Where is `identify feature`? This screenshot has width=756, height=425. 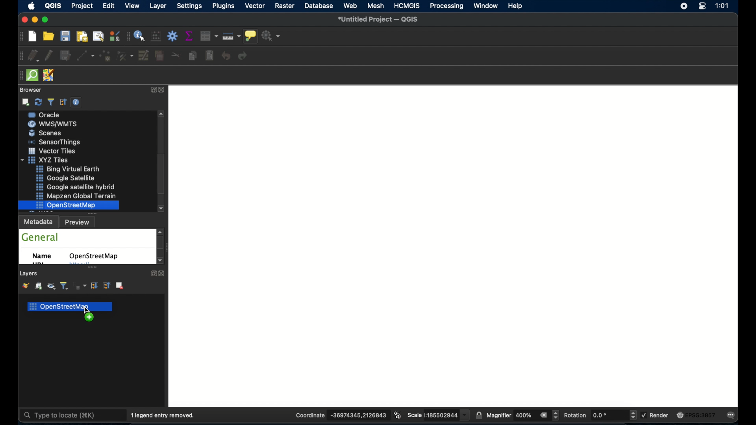
identify feature is located at coordinates (139, 37).